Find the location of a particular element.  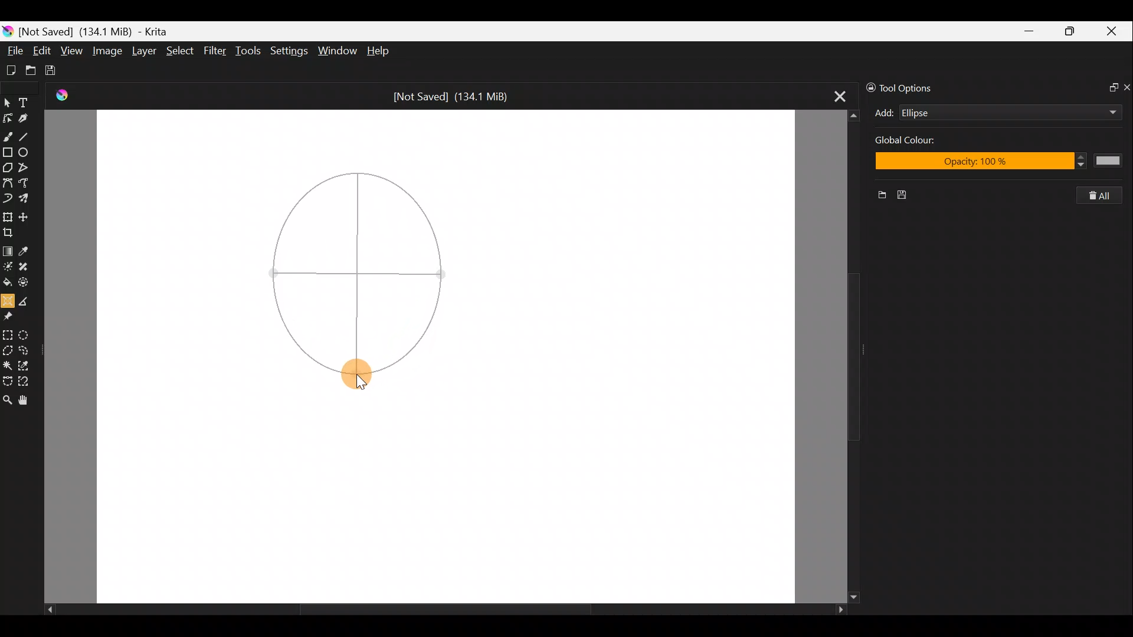

Smart patch tool is located at coordinates (29, 268).